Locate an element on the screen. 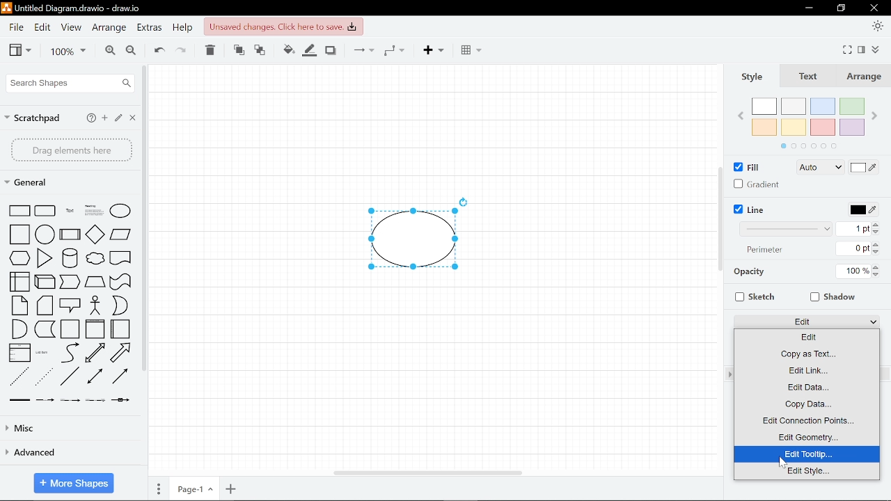 The height and width of the screenshot is (501, 891). Line width is located at coordinates (785, 229).